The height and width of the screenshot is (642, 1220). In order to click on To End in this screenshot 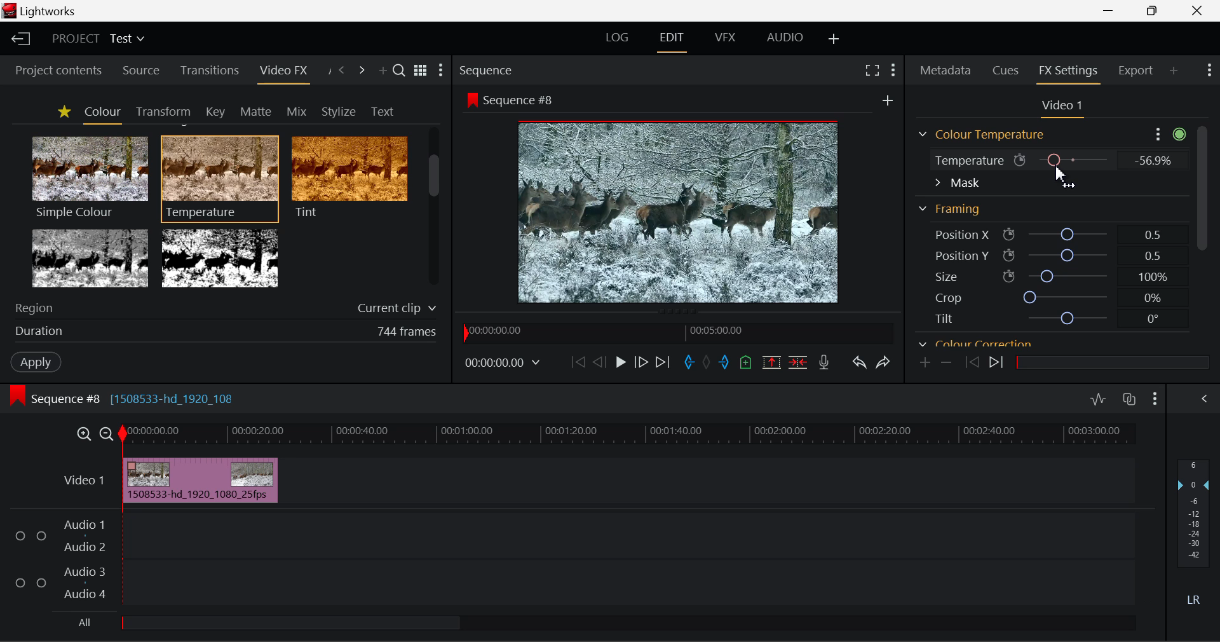, I will do `click(666, 362)`.